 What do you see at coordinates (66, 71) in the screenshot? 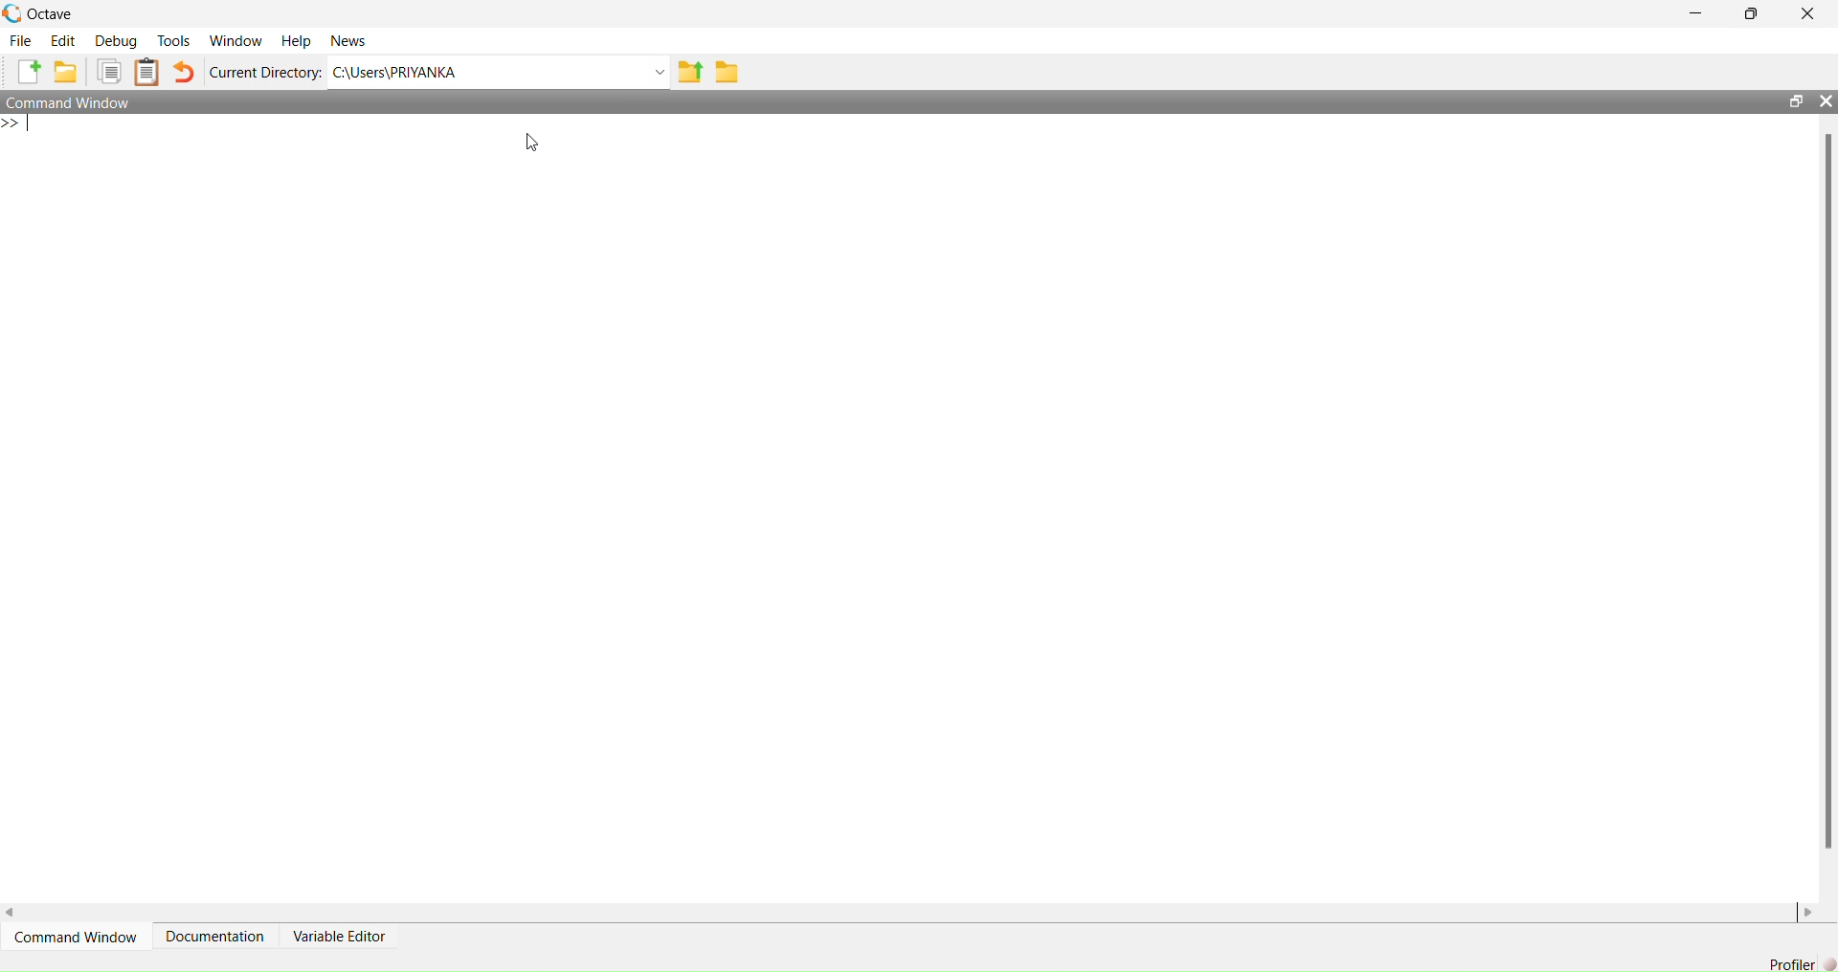
I see `add folder` at bounding box center [66, 71].